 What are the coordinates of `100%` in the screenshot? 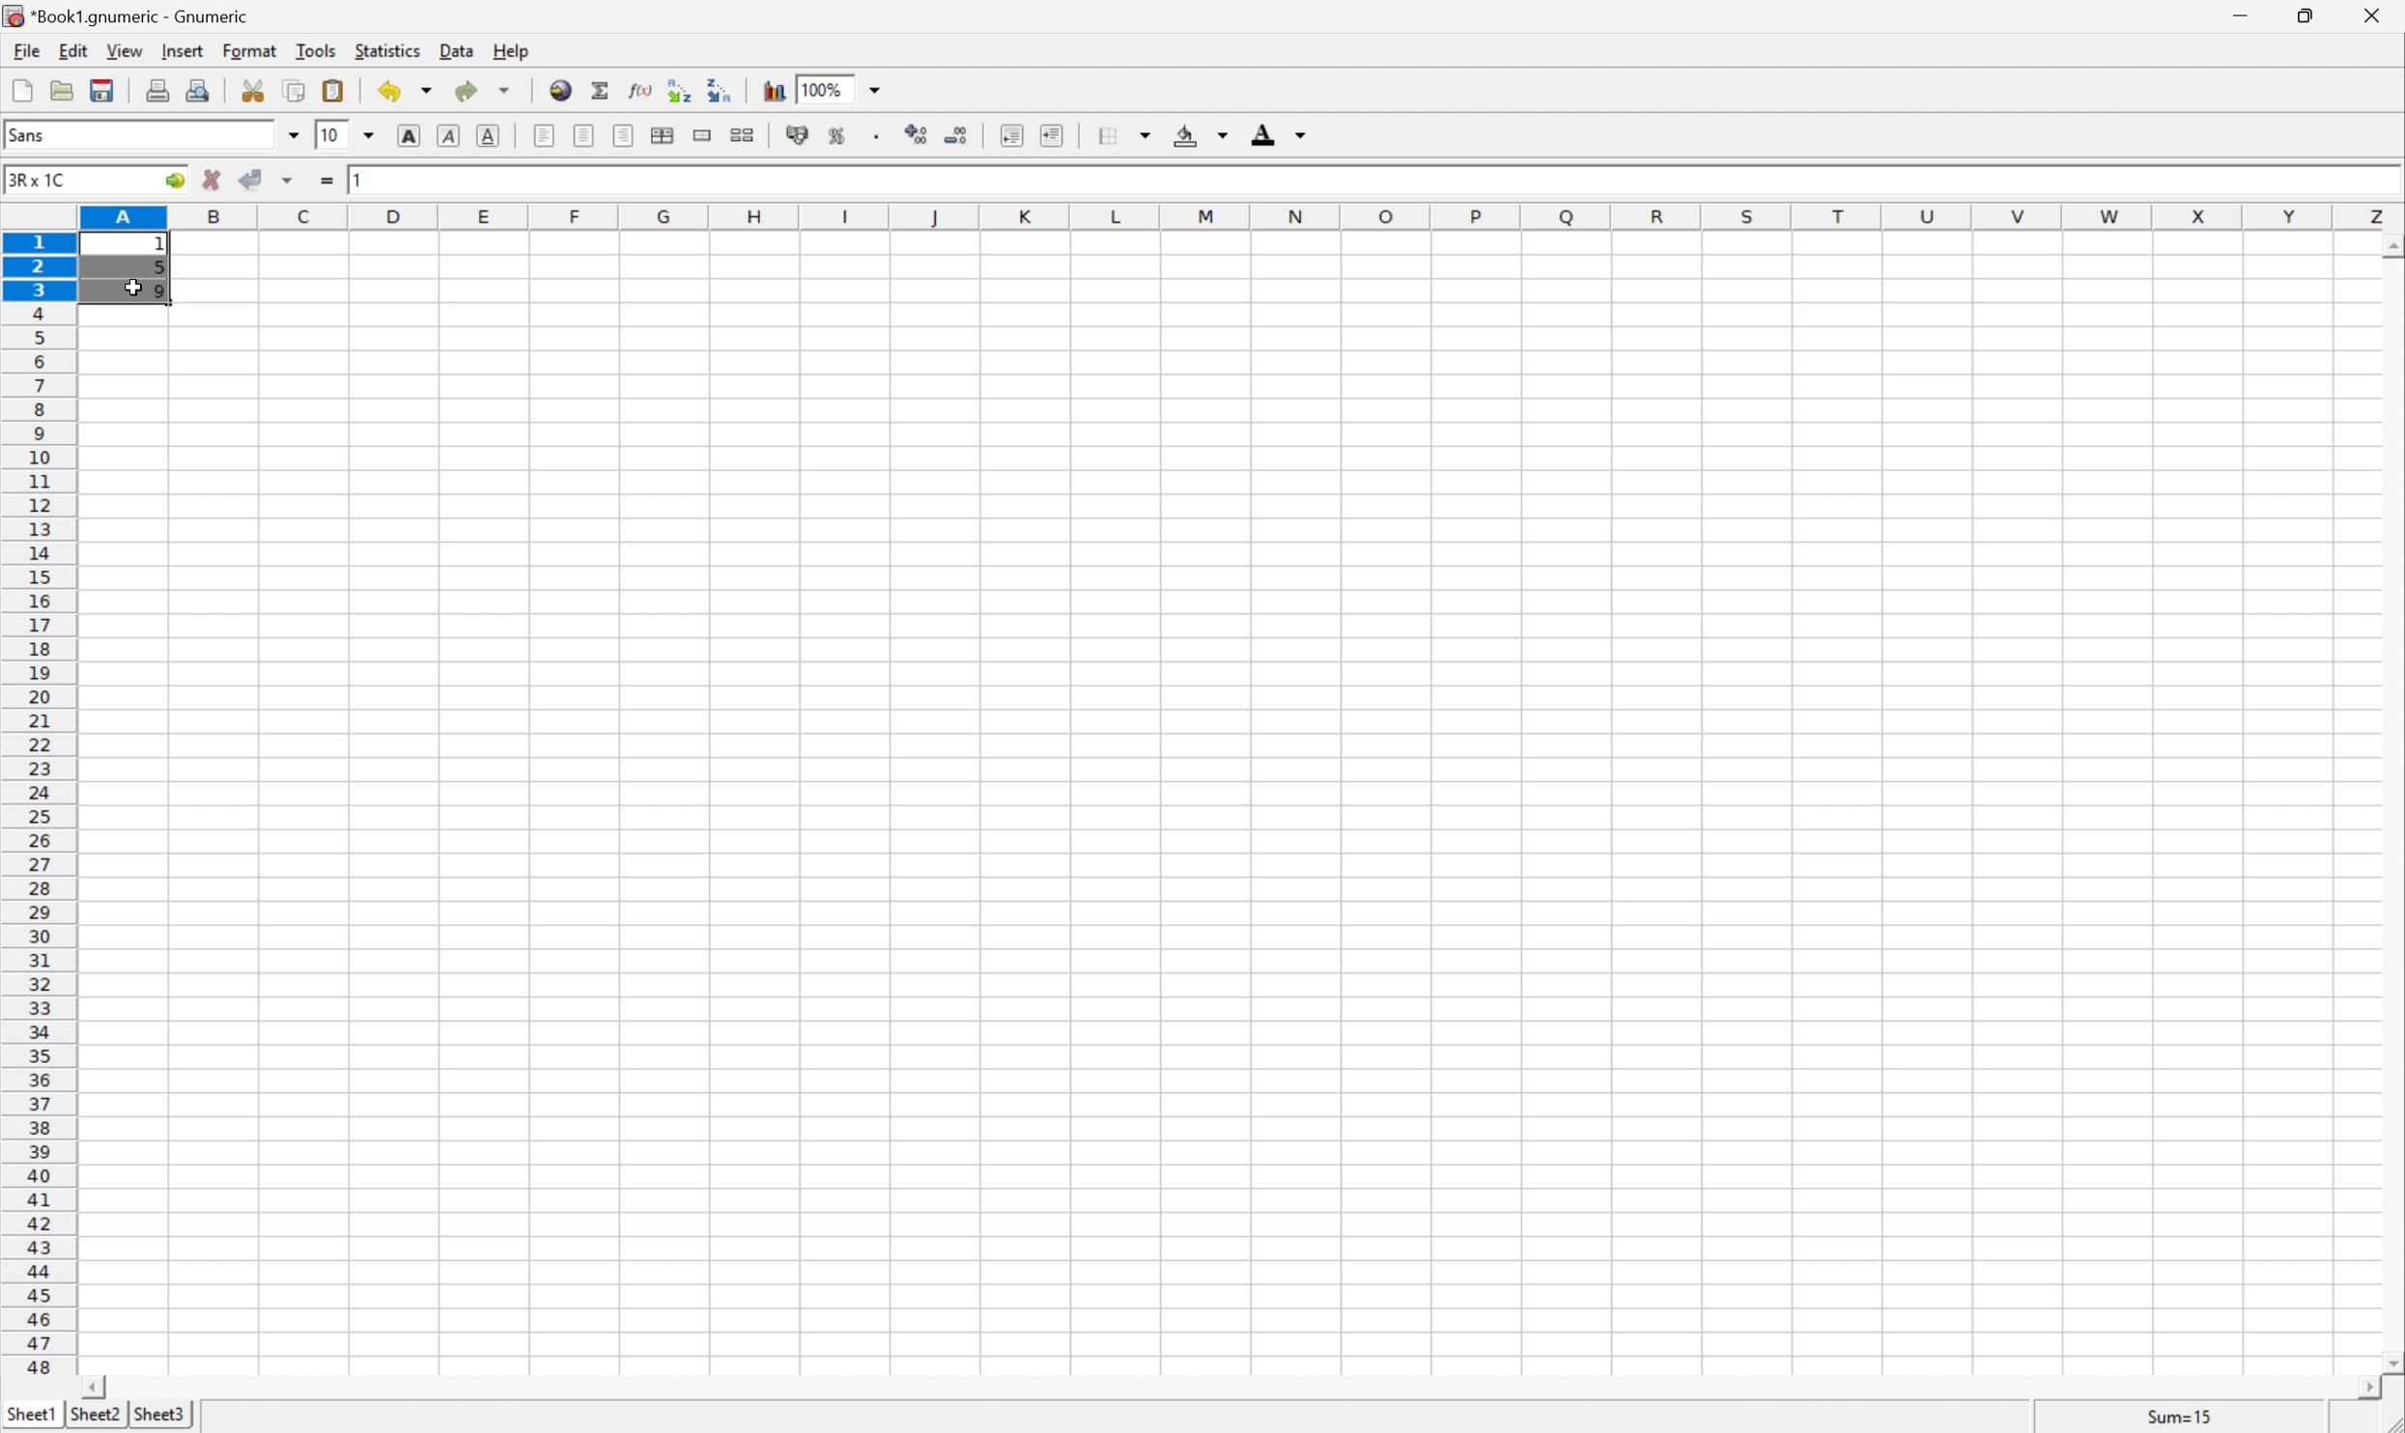 It's located at (821, 88).